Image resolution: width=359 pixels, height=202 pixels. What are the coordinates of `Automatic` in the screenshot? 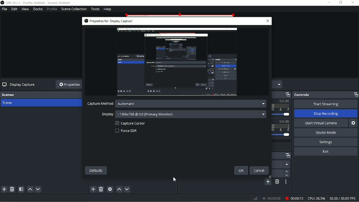 It's located at (190, 104).